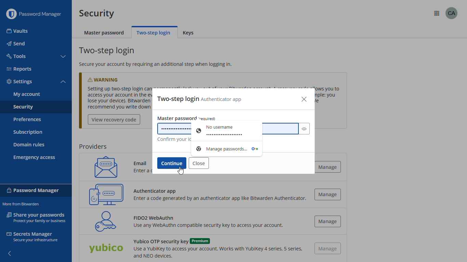 Image resolution: width=467 pixels, height=262 pixels. What do you see at coordinates (63, 82) in the screenshot?
I see `toggle collapse` at bounding box center [63, 82].